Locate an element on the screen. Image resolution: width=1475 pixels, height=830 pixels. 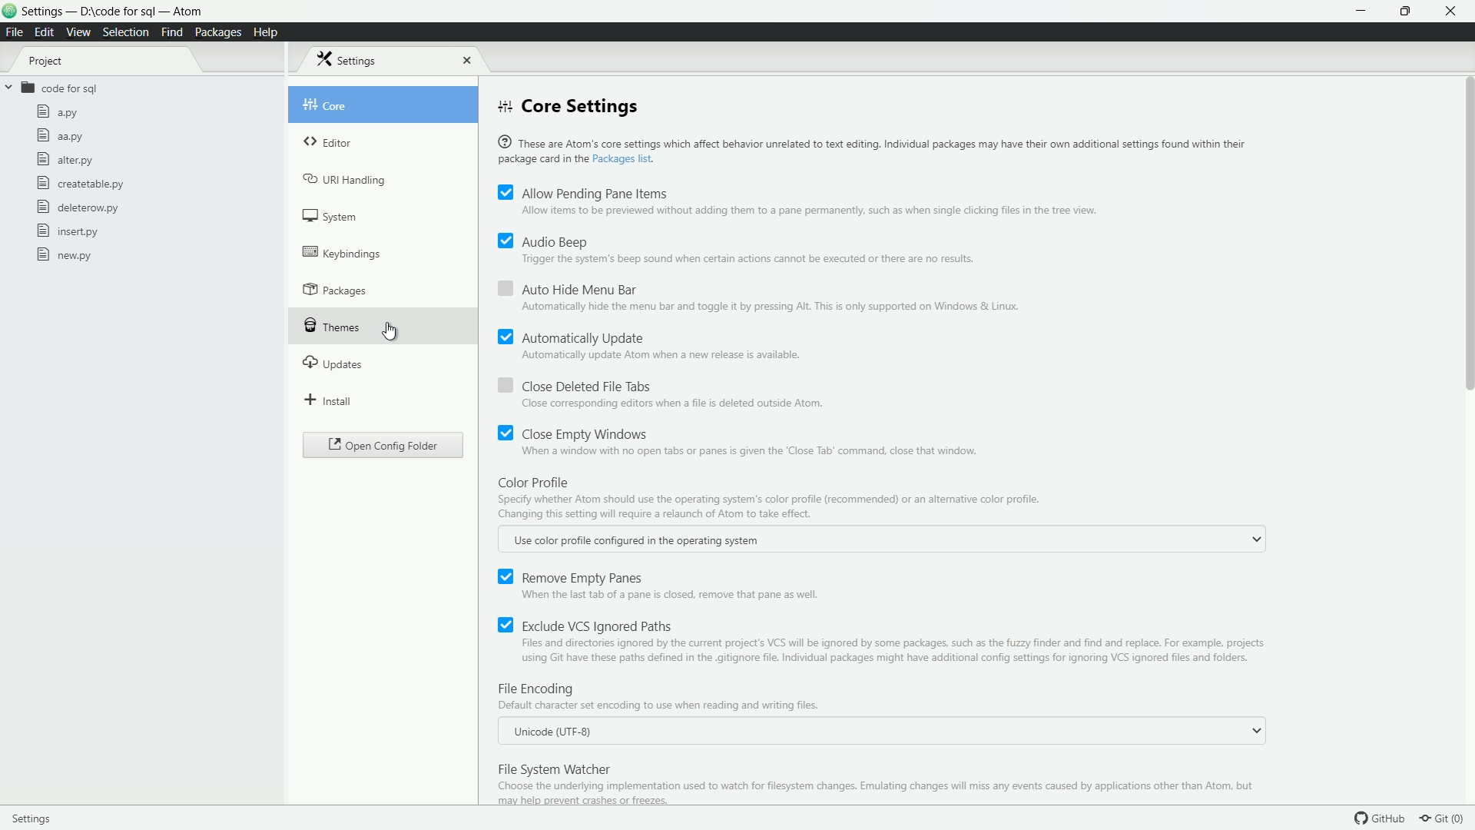
themes is located at coordinates (331, 324).